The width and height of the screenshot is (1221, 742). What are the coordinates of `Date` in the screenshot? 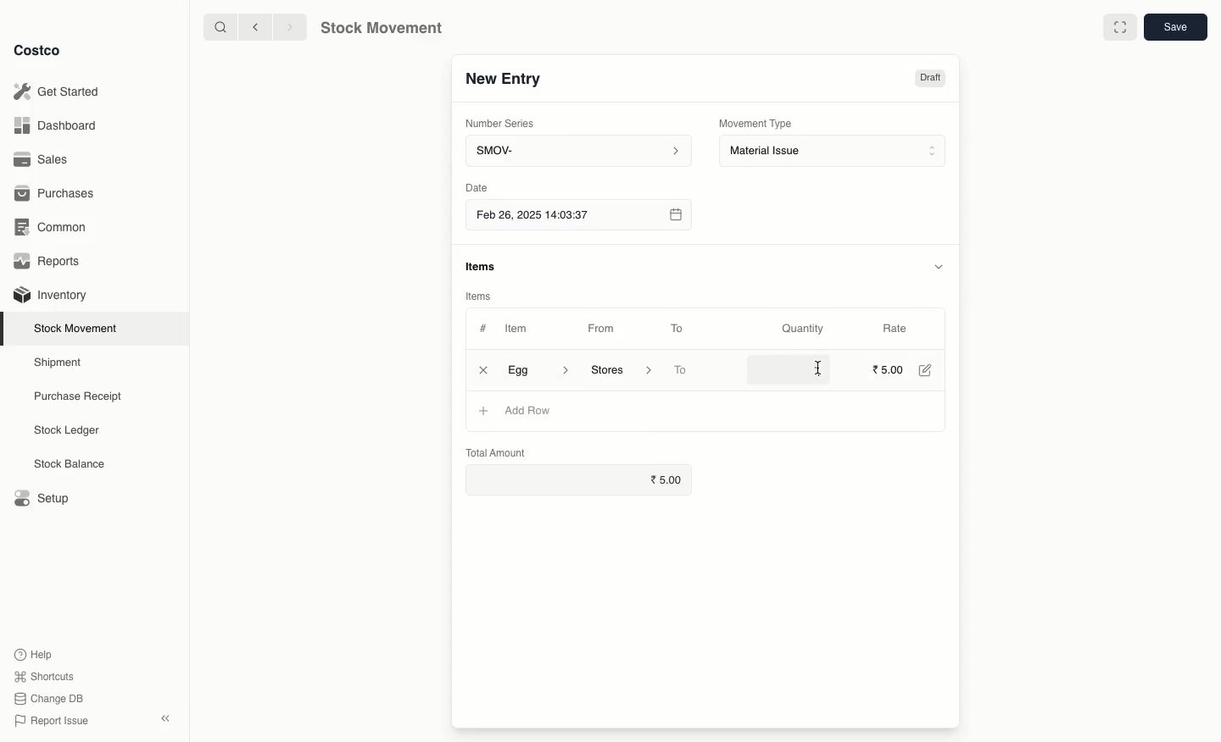 It's located at (476, 187).